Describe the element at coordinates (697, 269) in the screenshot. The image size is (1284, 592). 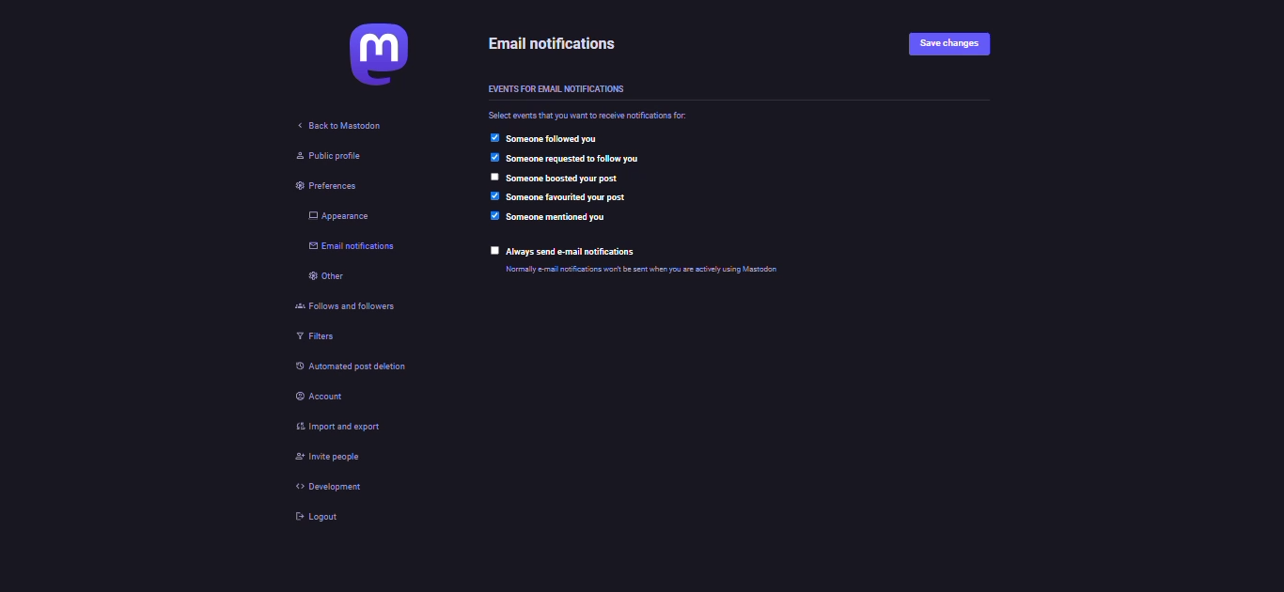
I see `info` at that location.